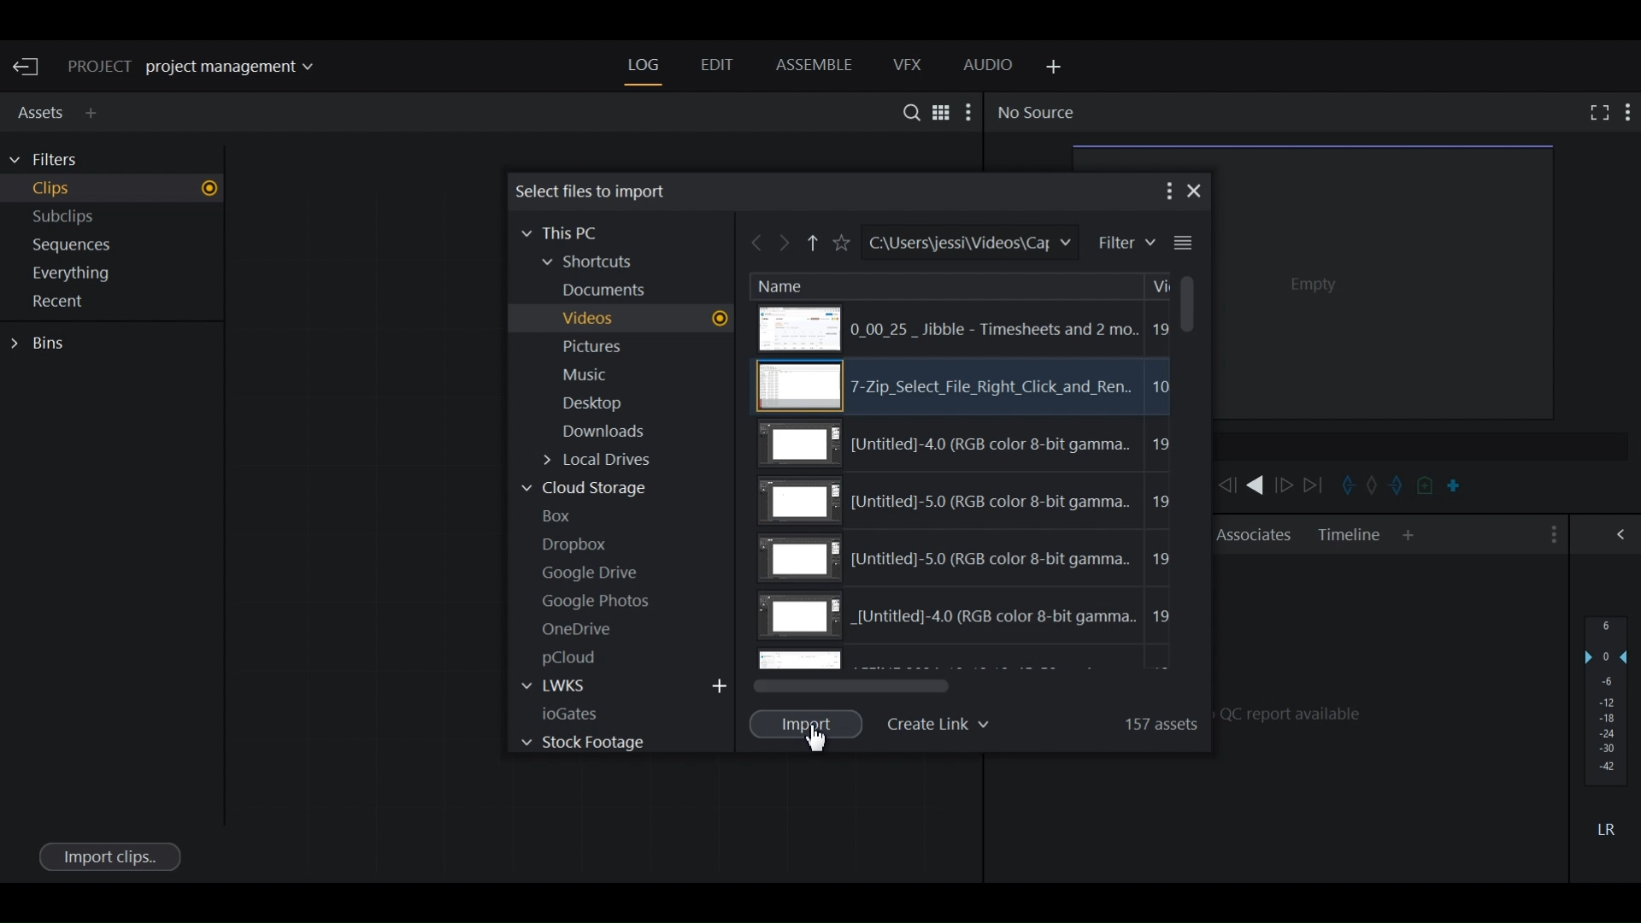  Describe the element at coordinates (1456, 487) in the screenshot. I see `` at that location.